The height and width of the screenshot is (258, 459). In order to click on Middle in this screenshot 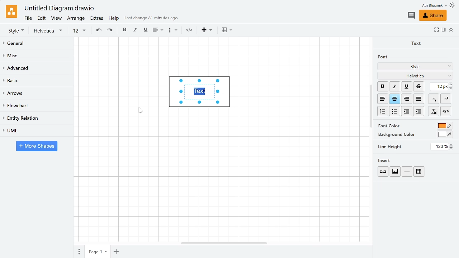, I will do `click(420, 99)`.